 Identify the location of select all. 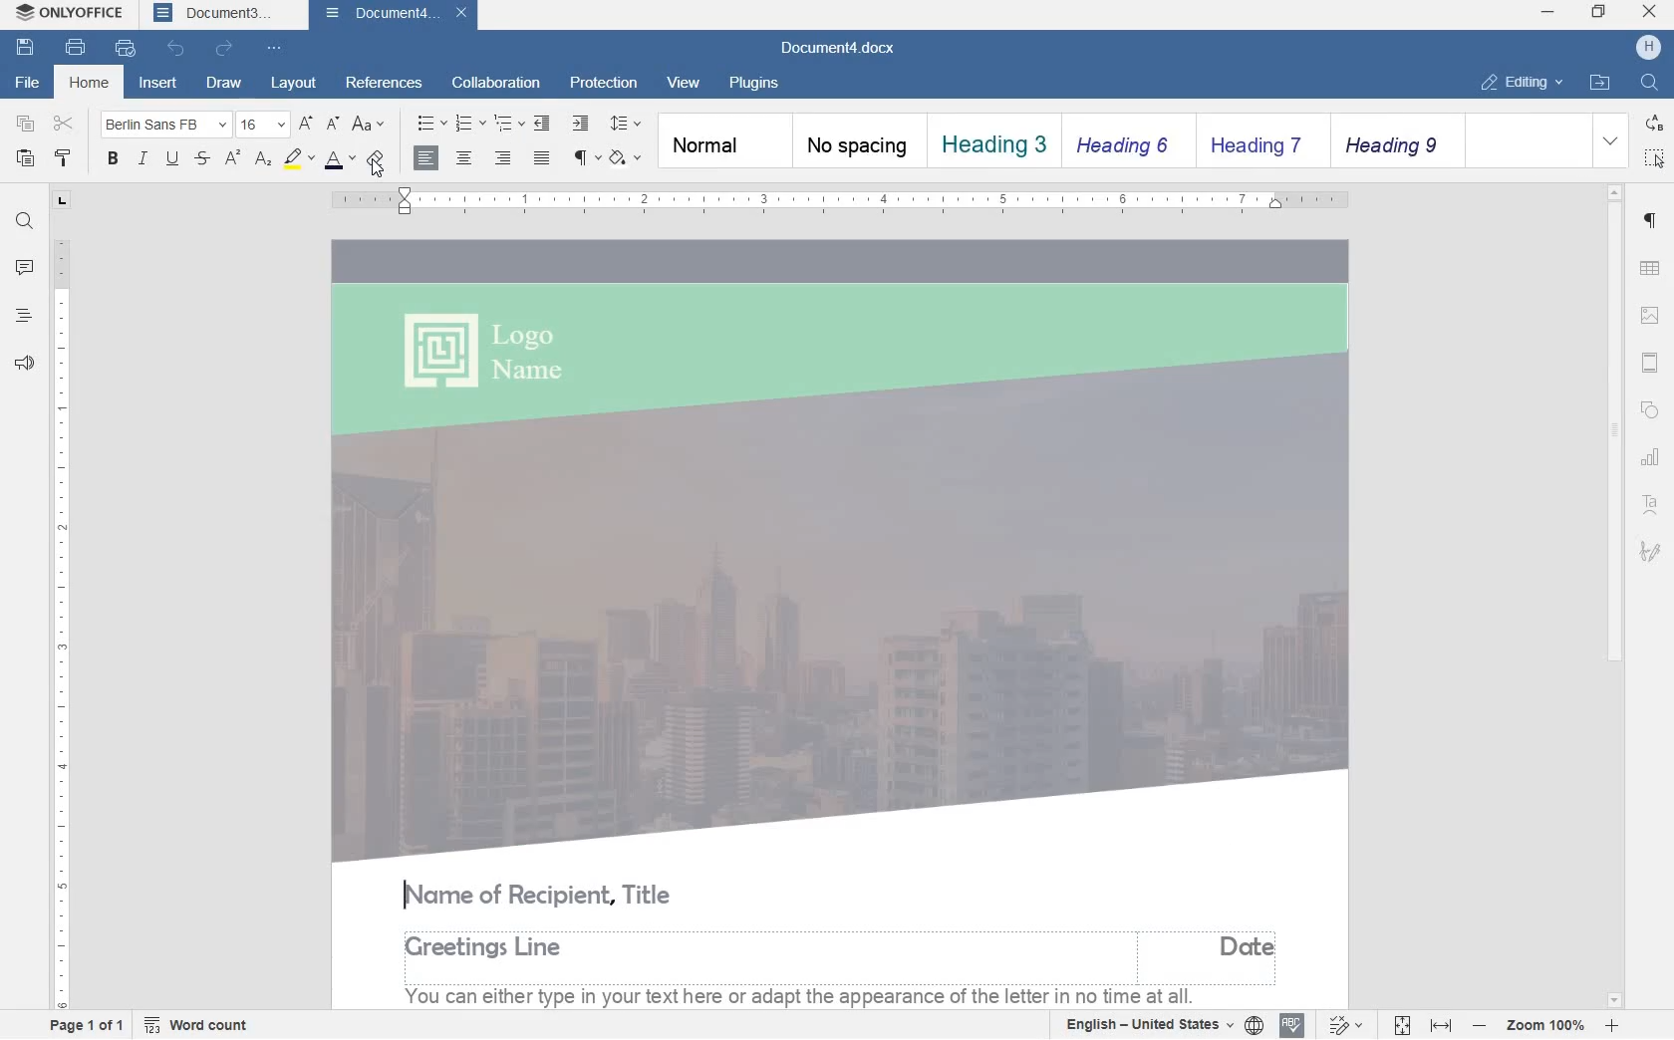
(1655, 156).